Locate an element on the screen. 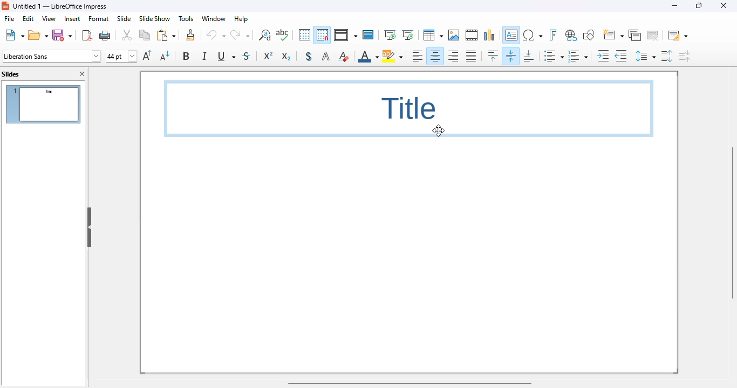 This screenshot has width=737, height=388. hide is located at coordinates (90, 227).